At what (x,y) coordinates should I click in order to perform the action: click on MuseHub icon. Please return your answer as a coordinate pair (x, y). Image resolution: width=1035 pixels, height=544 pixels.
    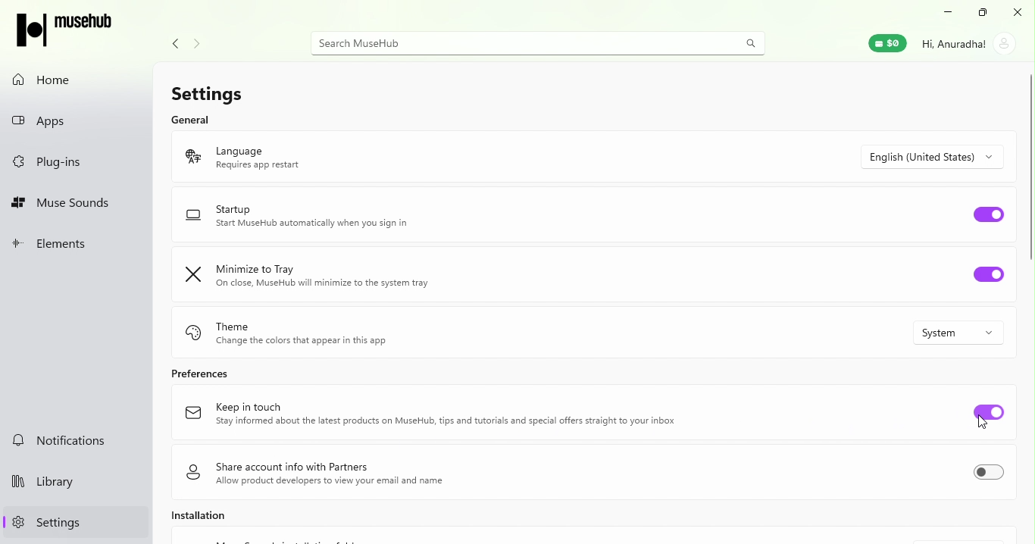
    Looking at the image, I should click on (65, 30).